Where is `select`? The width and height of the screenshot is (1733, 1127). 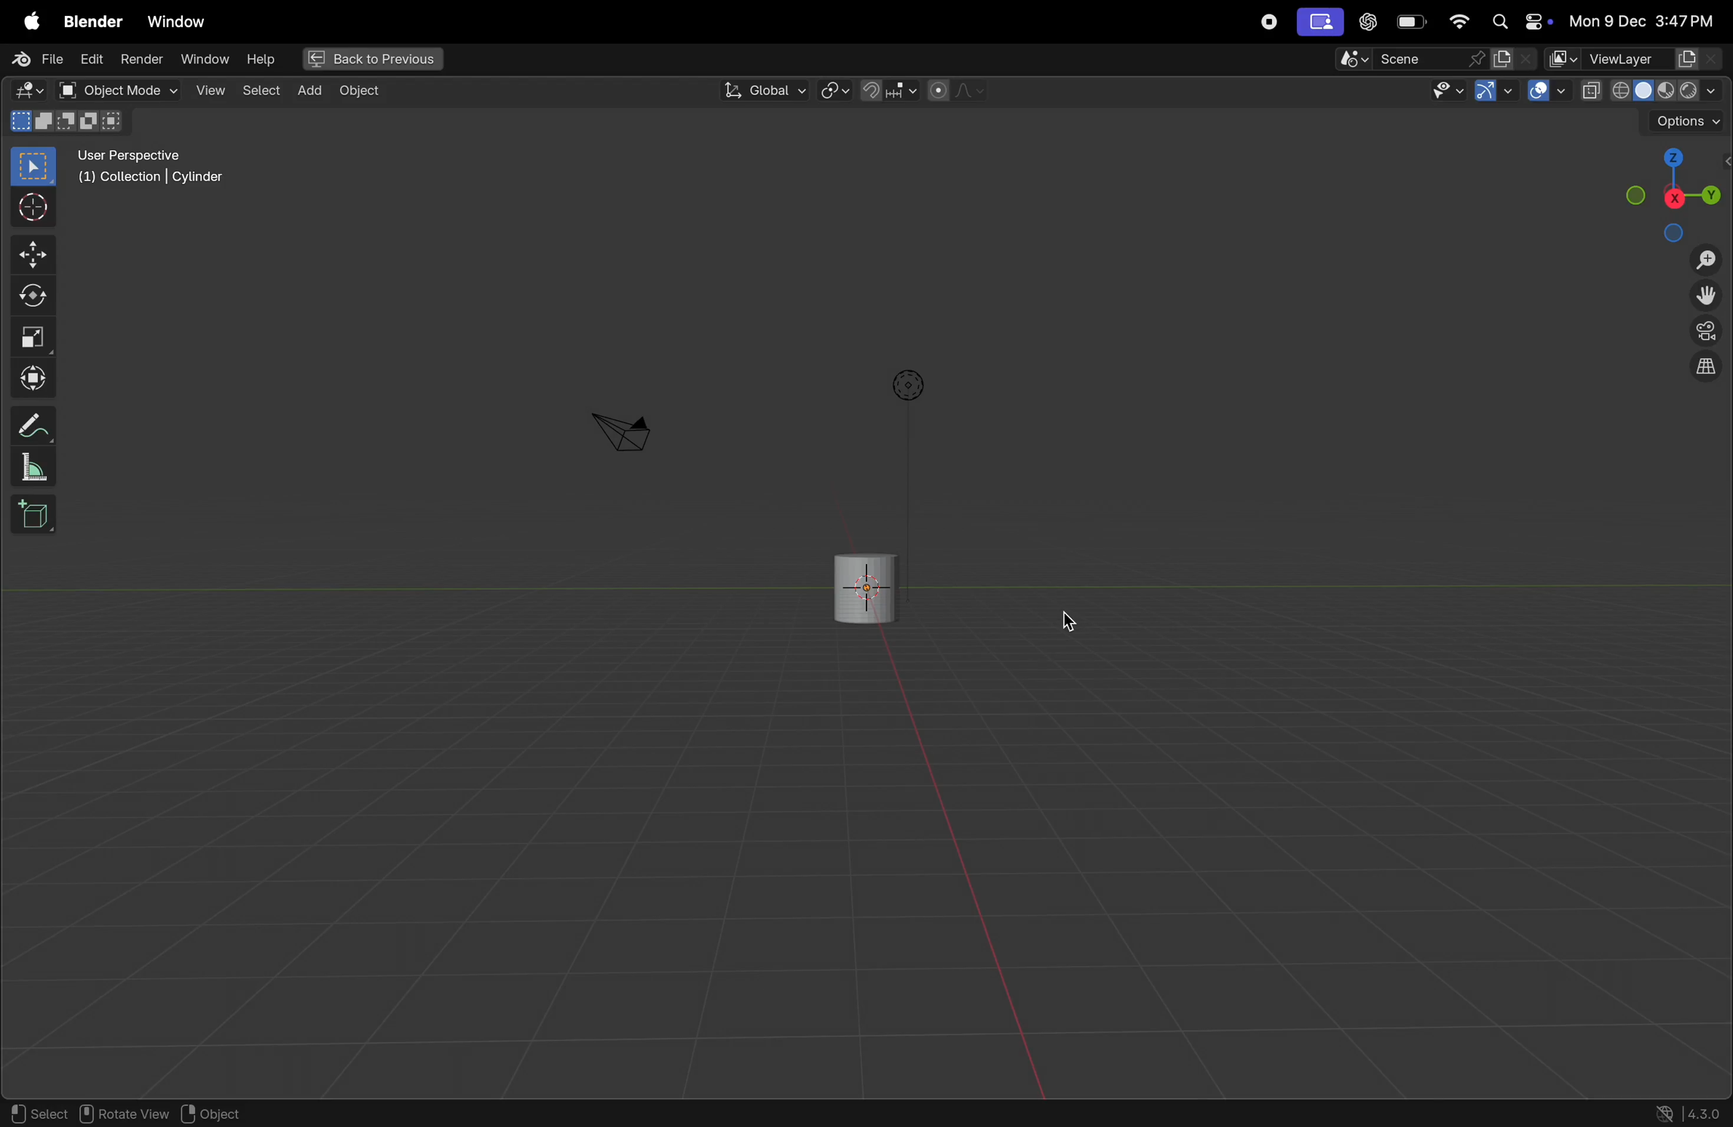 select is located at coordinates (37, 1113).